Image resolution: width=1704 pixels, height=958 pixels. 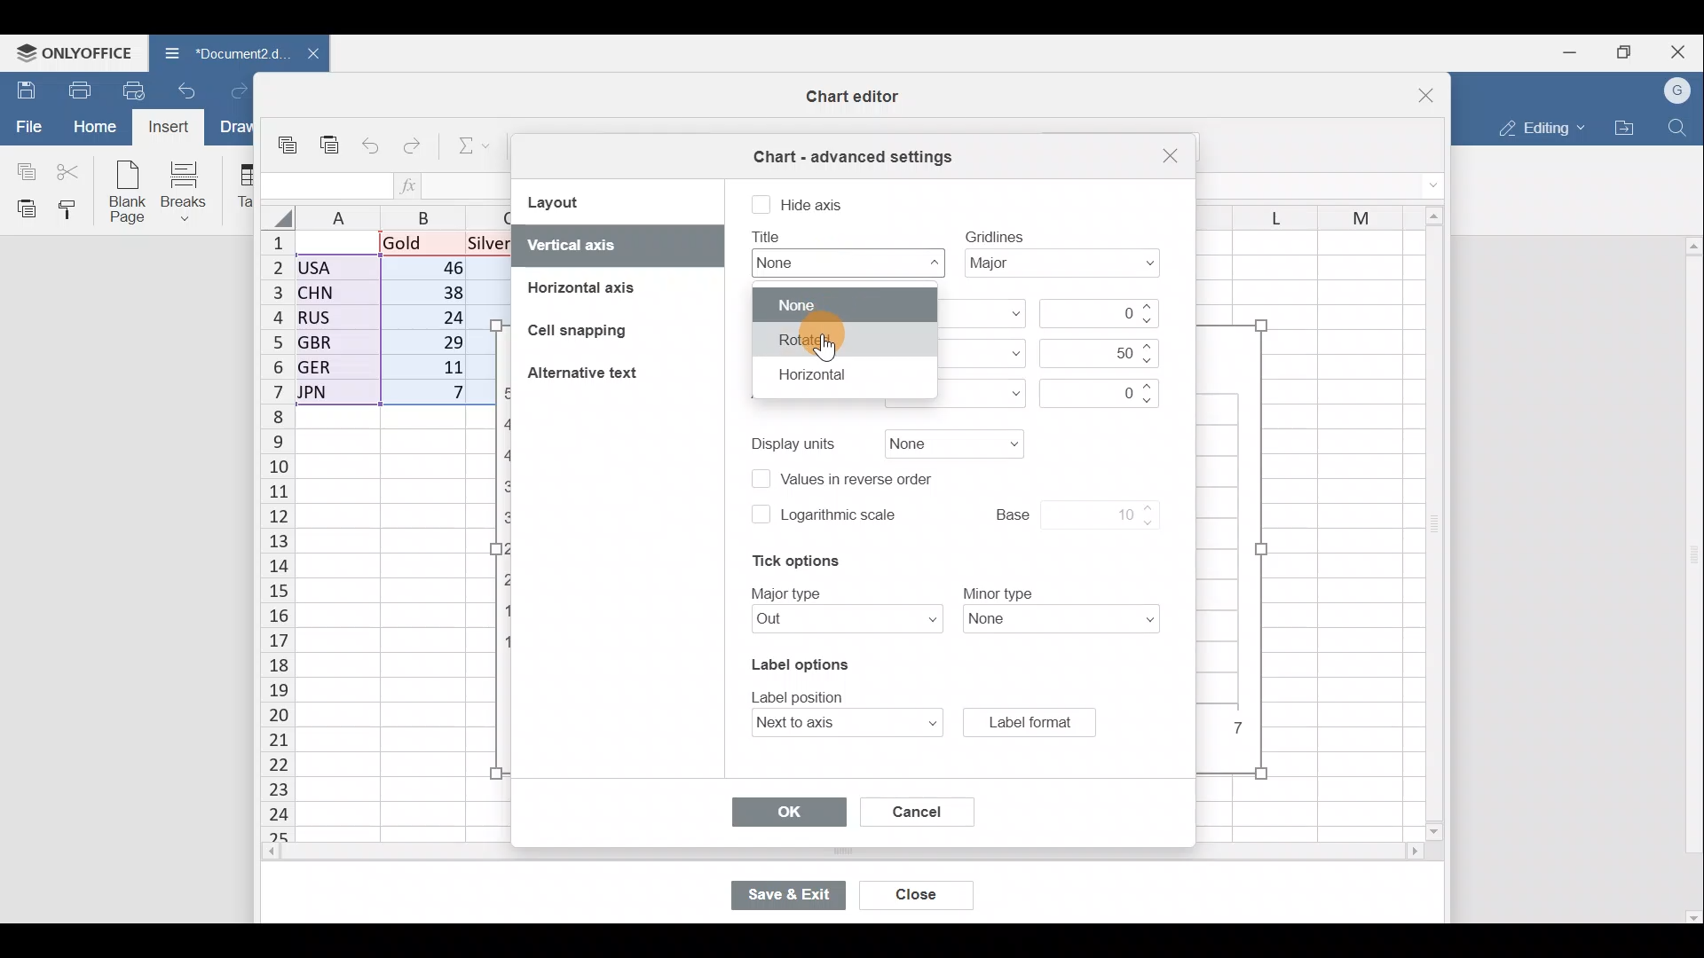 I want to click on Undo, so click(x=372, y=142).